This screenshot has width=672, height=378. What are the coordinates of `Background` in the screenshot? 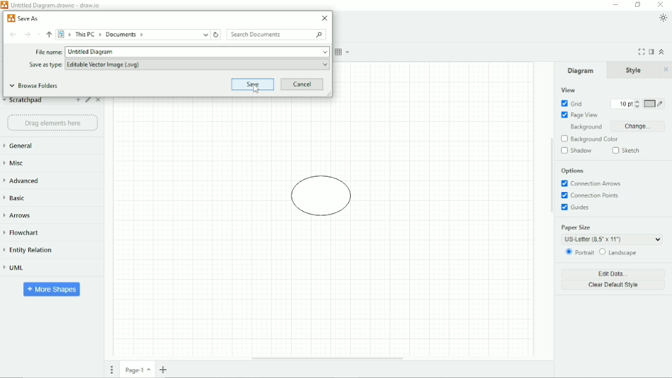 It's located at (586, 127).